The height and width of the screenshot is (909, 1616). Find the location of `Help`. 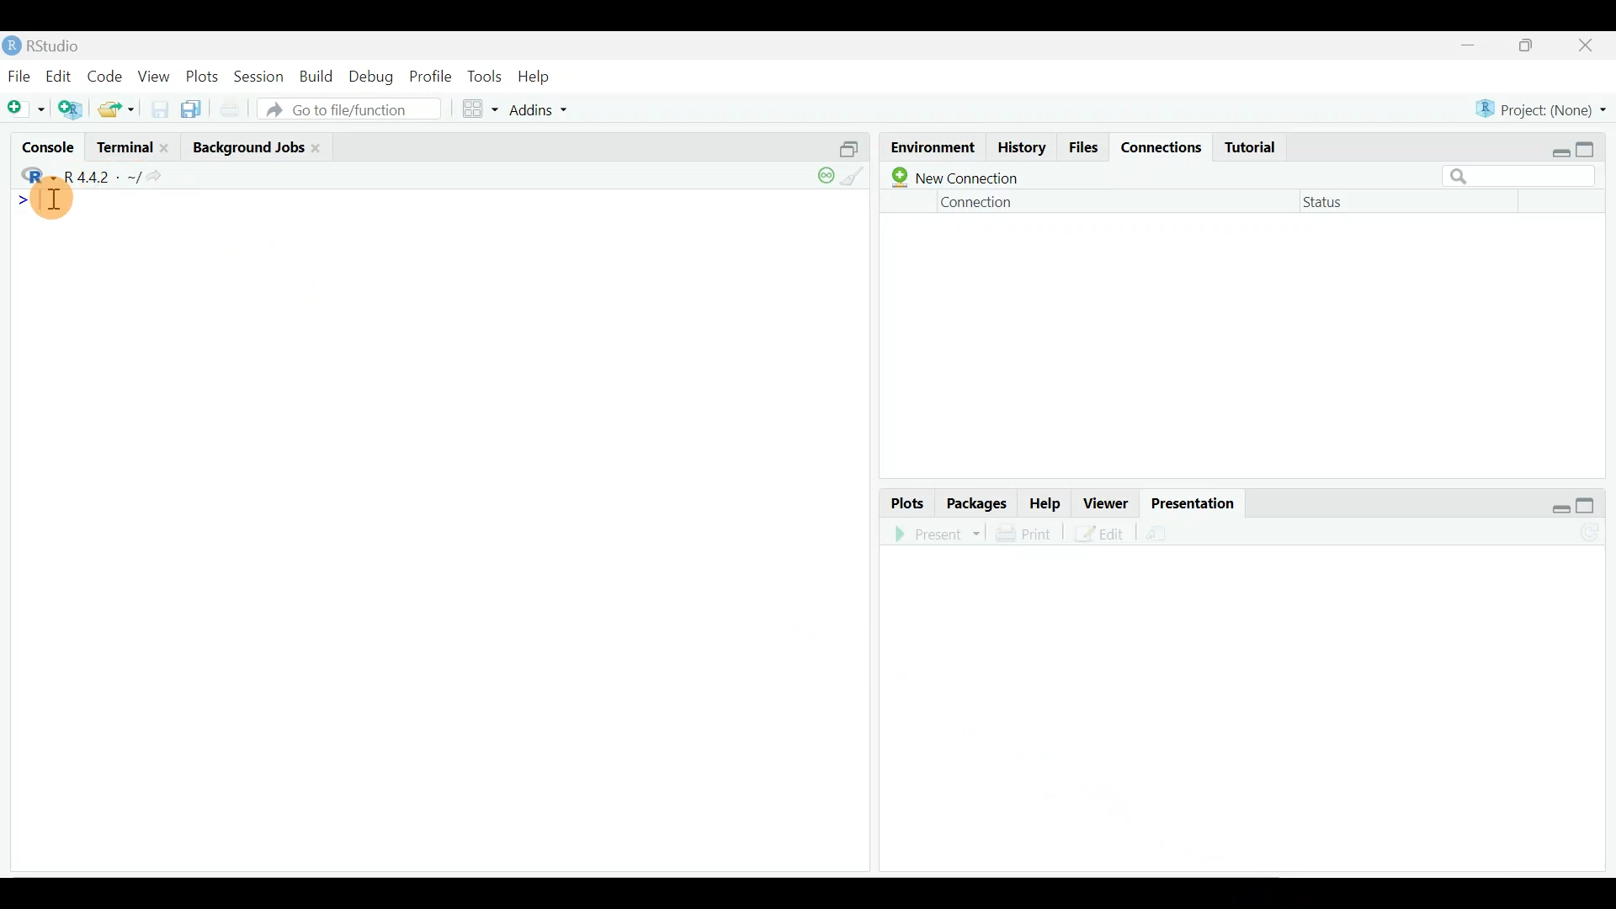

Help is located at coordinates (1047, 502).